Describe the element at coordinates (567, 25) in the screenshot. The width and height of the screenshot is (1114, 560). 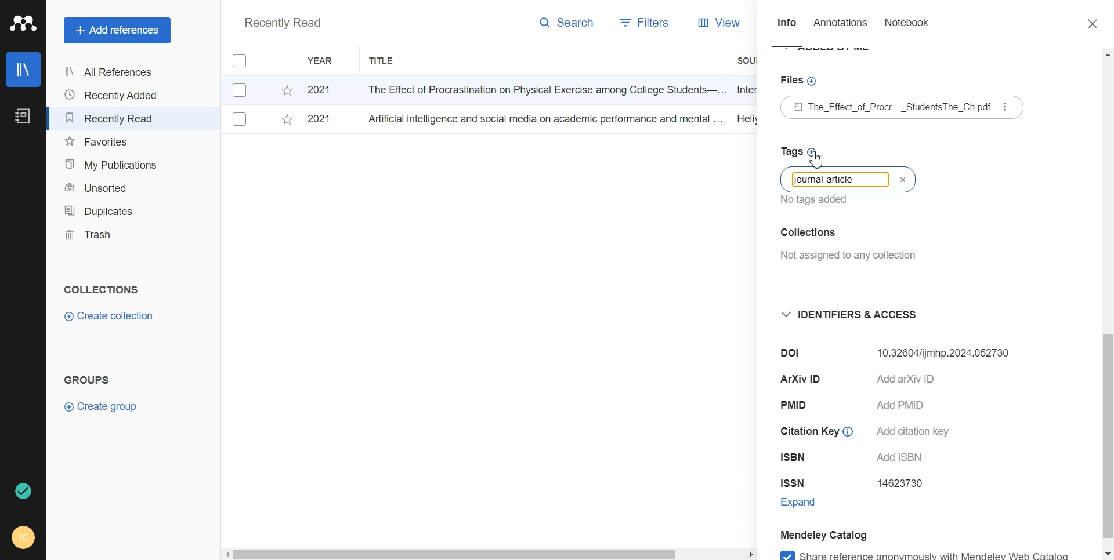
I see `Search` at that location.